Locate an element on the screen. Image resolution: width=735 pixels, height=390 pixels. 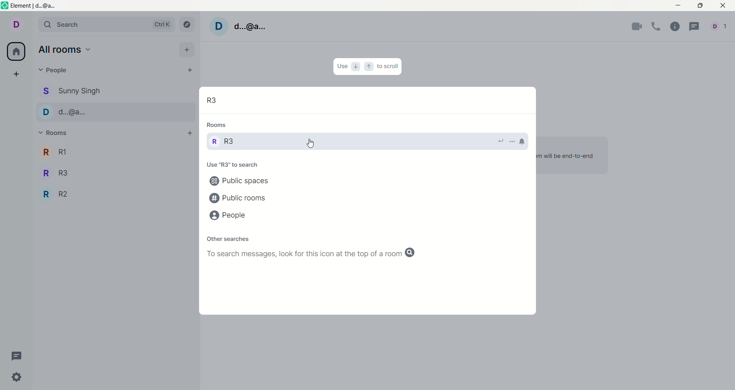
account is located at coordinates (241, 26).